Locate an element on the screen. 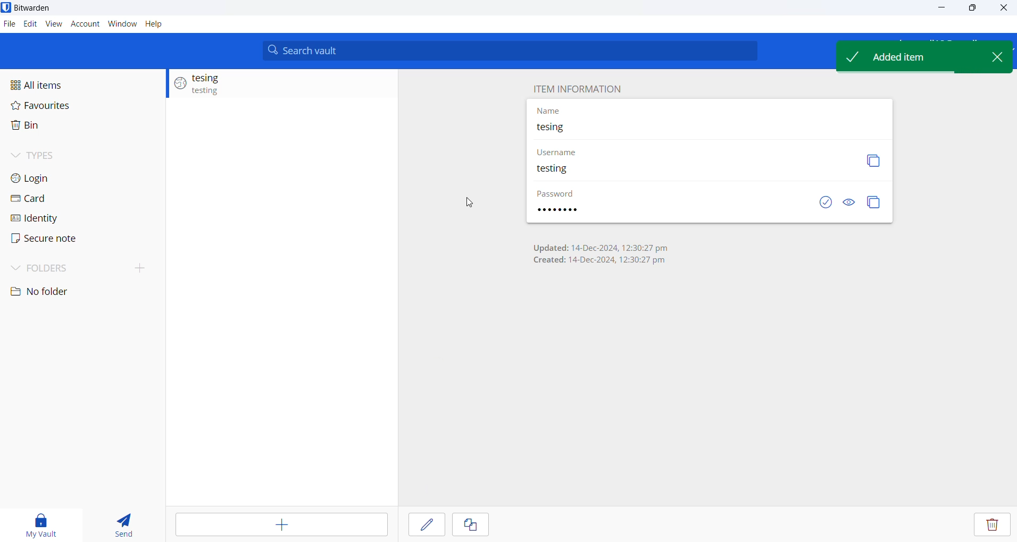 The image size is (1017, 542). secure note is located at coordinates (43, 239).